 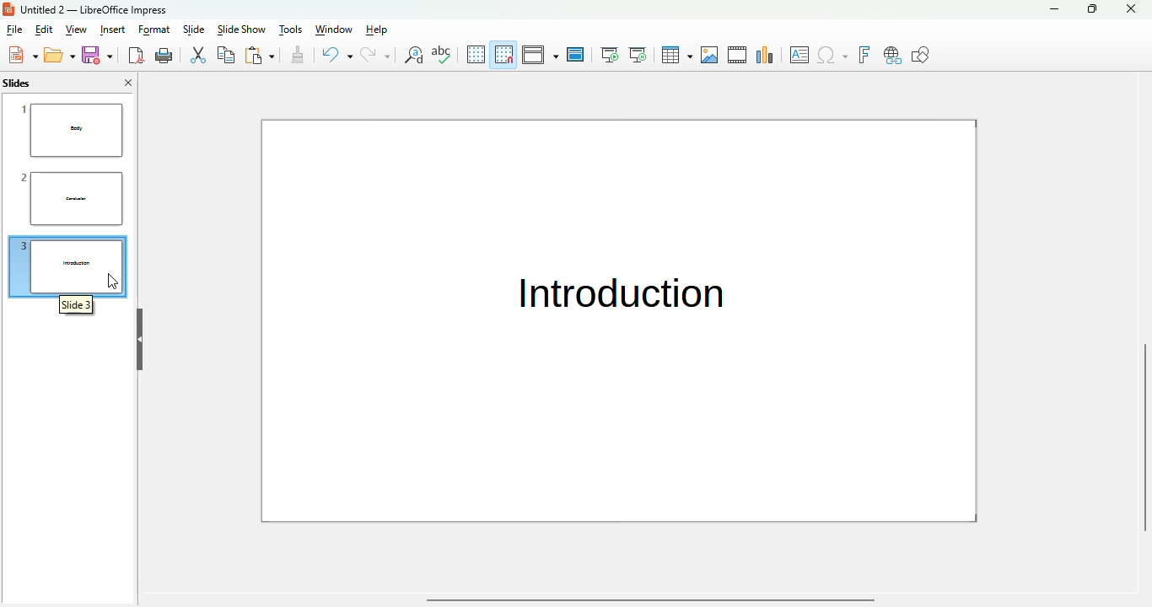 I want to click on hide, so click(x=139, y=340).